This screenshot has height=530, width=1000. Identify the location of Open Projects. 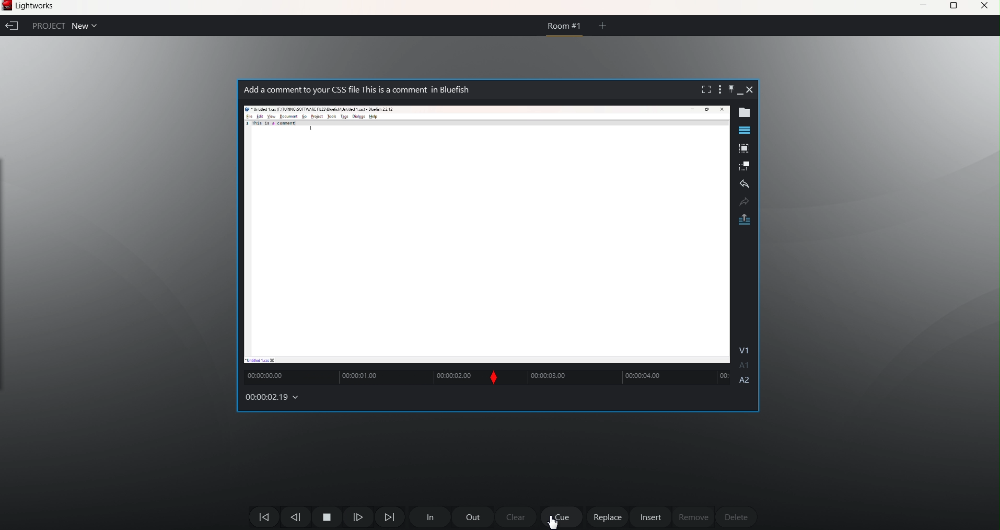
(88, 25).